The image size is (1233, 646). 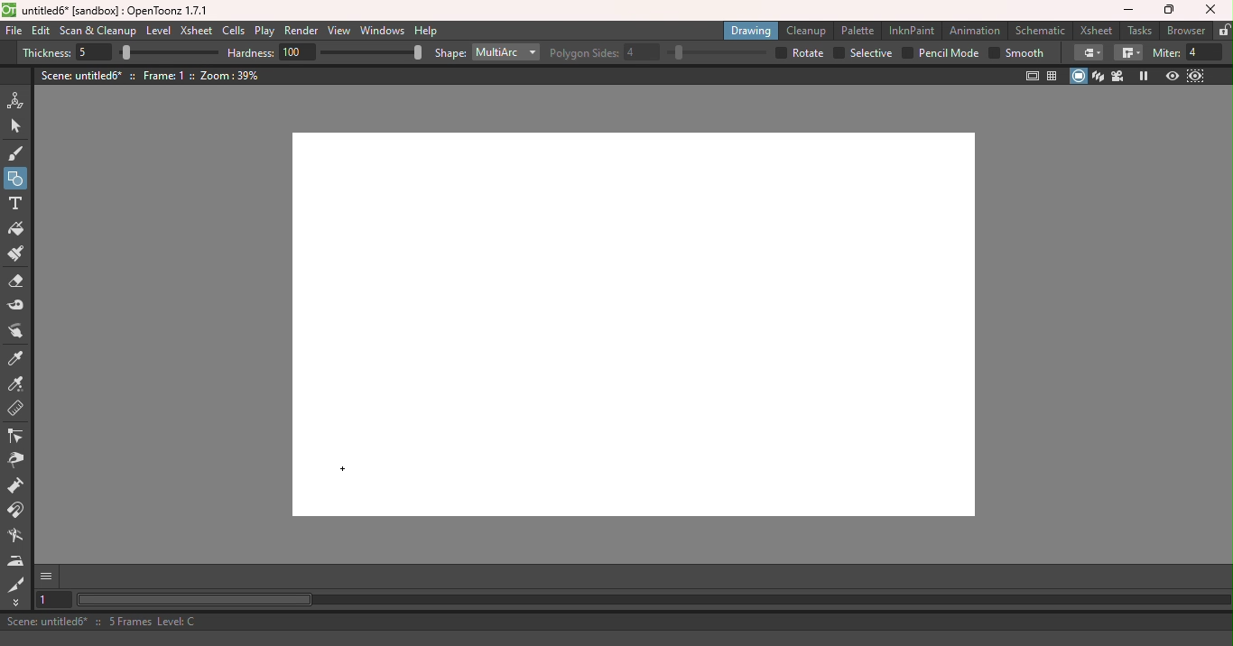 I want to click on Pump tool, so click(x=18, y=486).